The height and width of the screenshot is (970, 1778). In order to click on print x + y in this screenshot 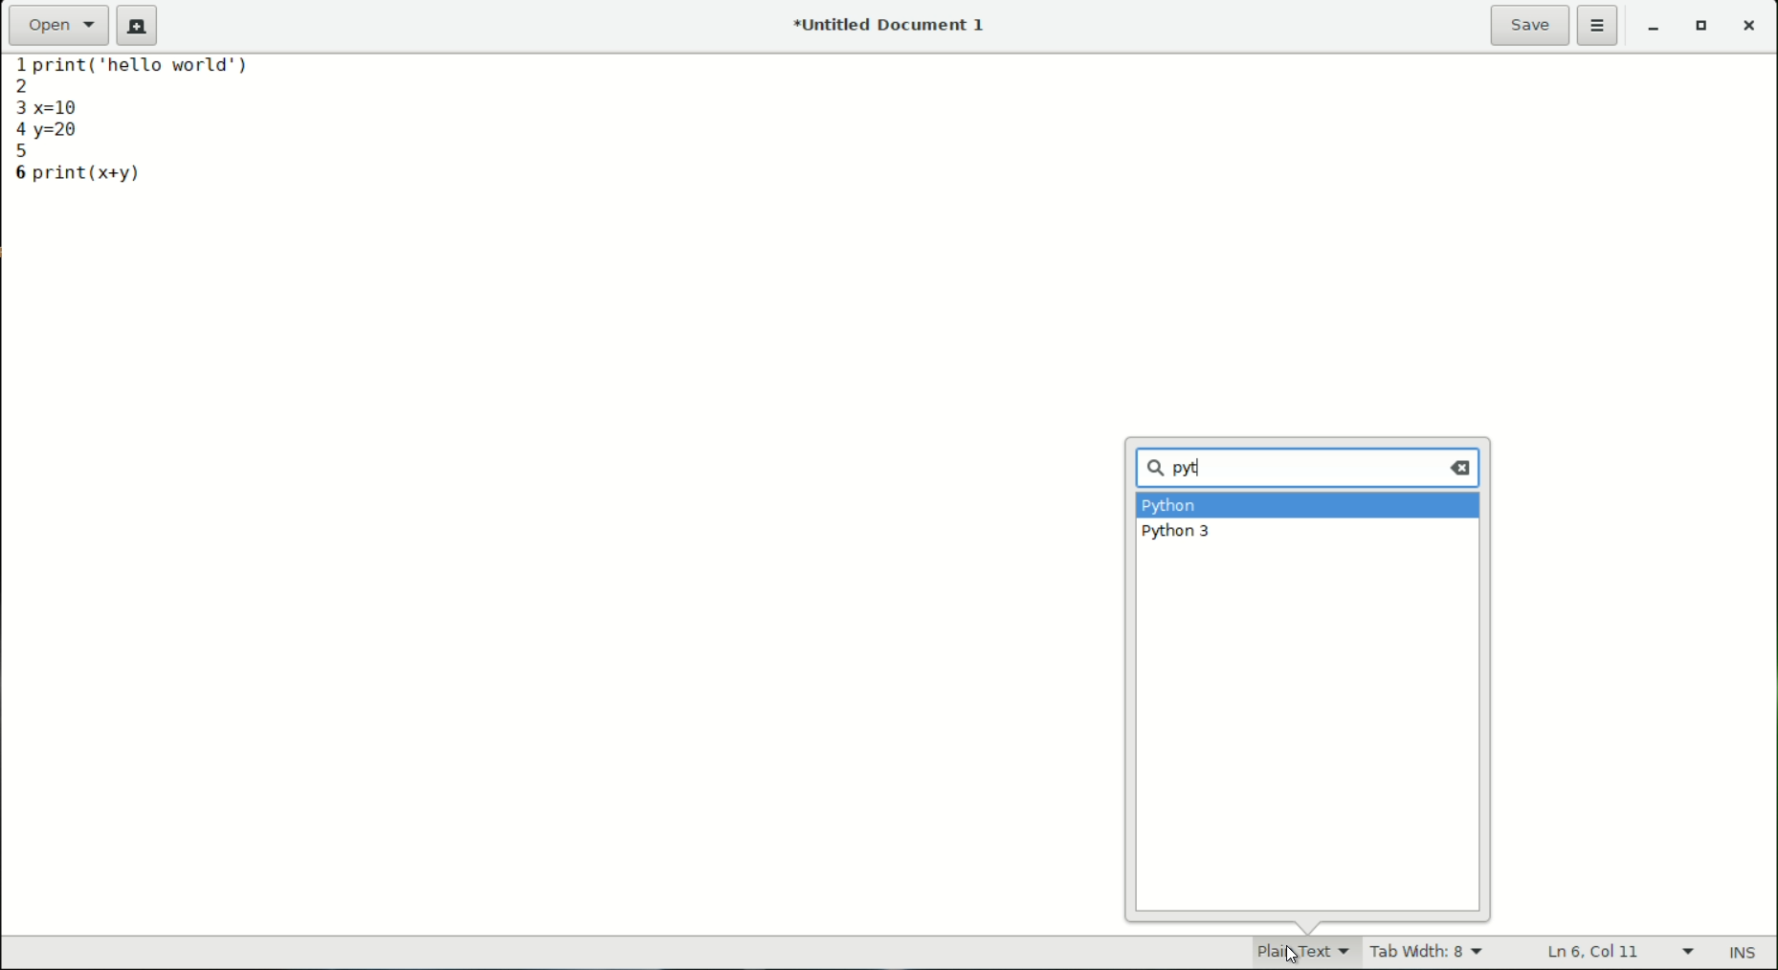, I will do `click(90, 173)`.